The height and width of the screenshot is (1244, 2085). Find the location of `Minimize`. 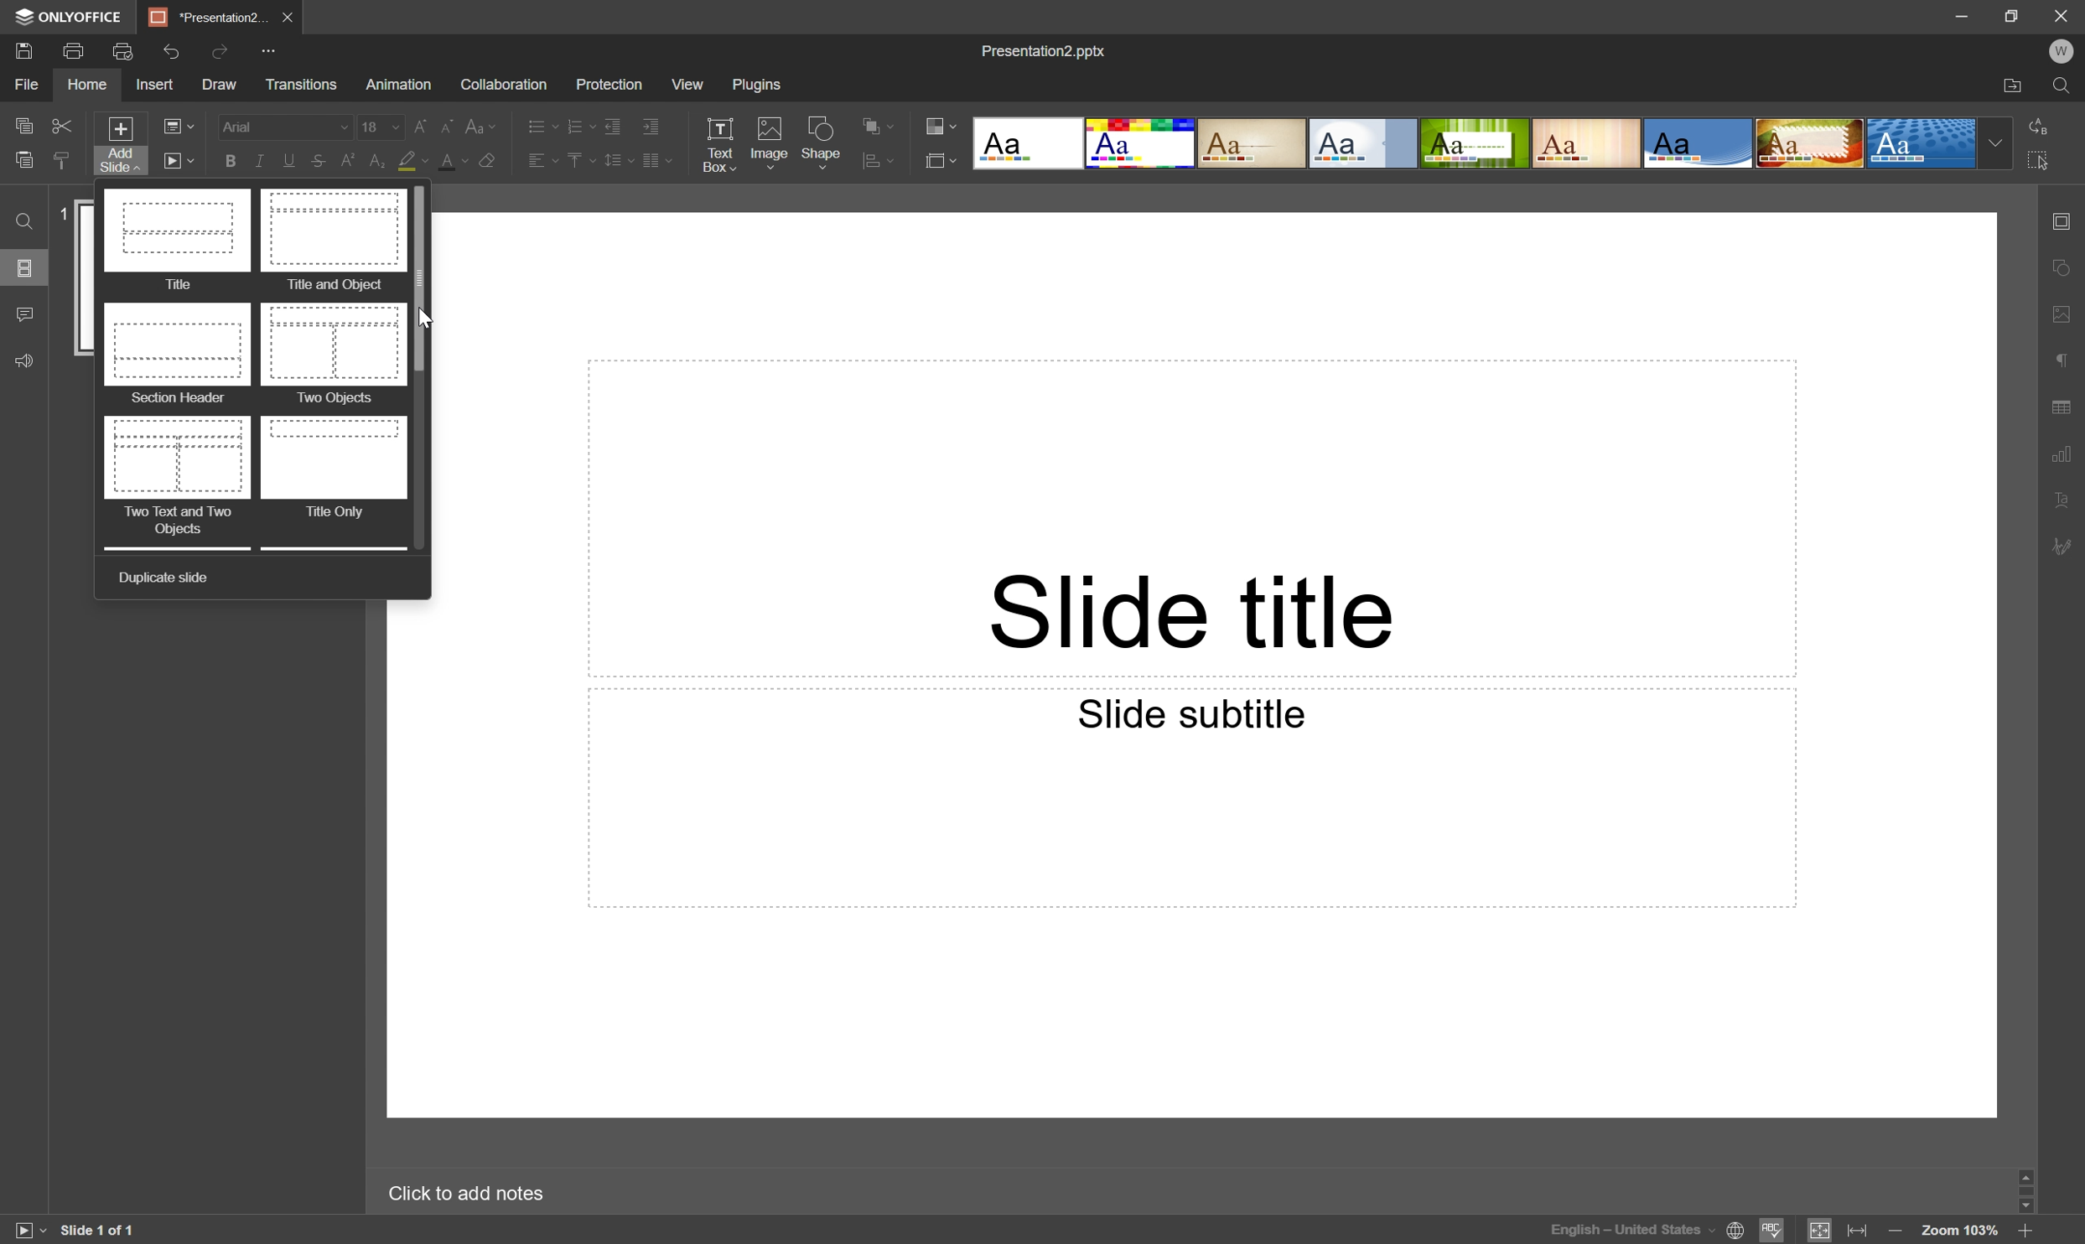

Minimize is located at coordinates (1965, 13).